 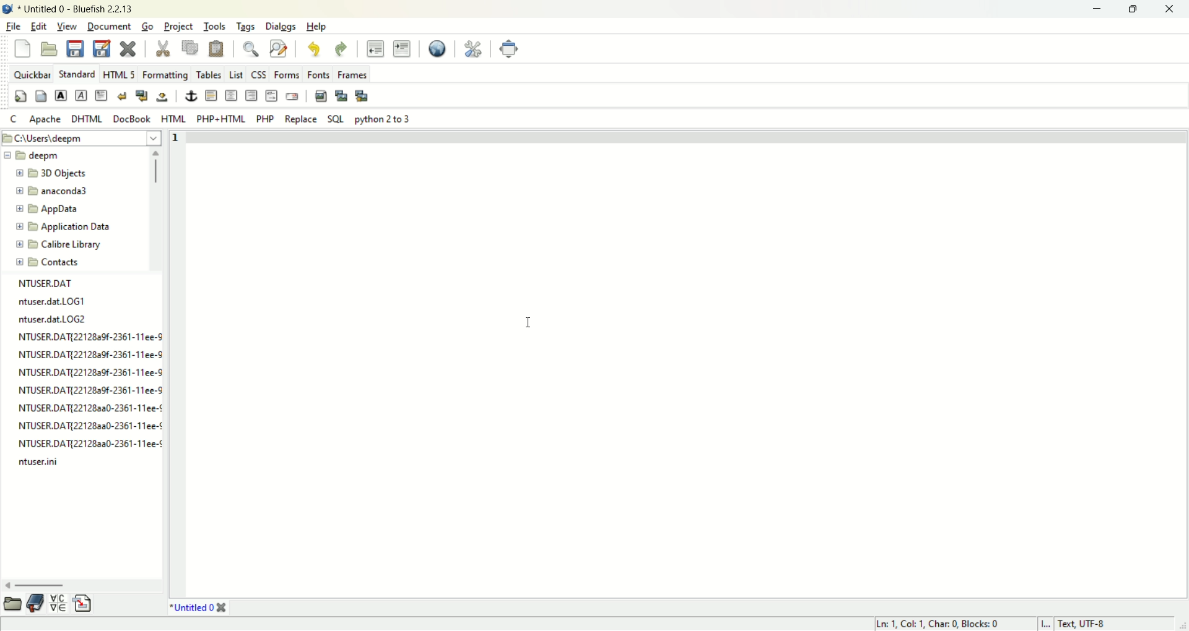 I want to click on anchor, so click(x=189, y=97).